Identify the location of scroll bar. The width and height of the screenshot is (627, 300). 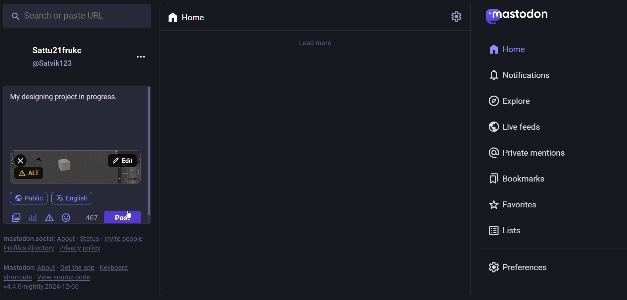
(151, 153).